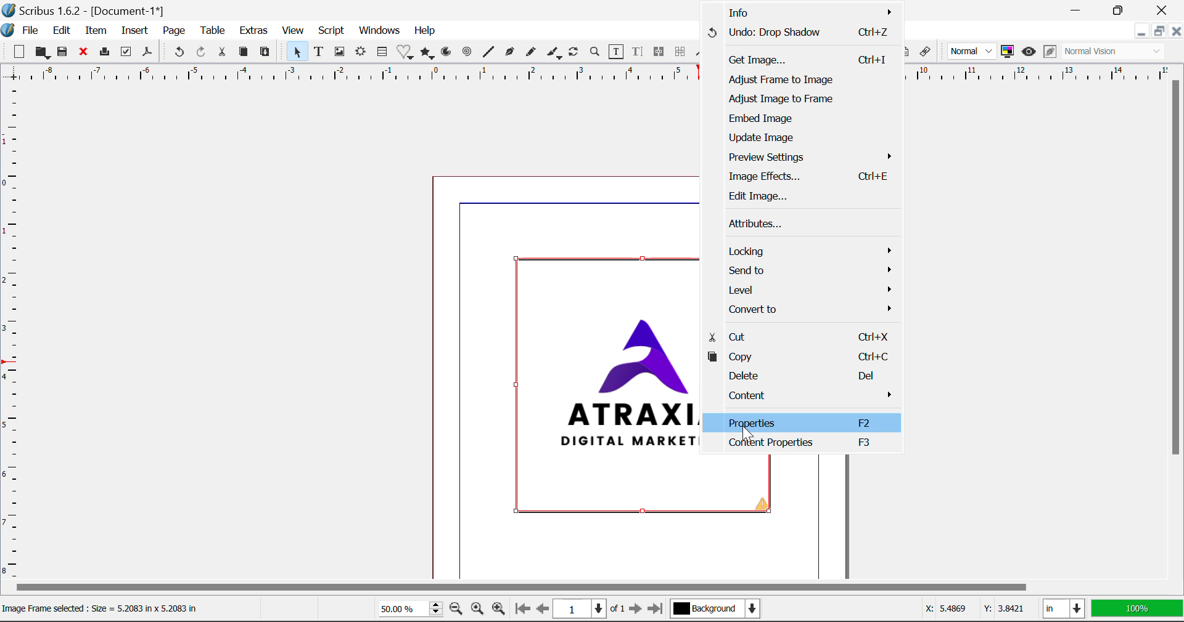  I want to click on Render Frame, so click(362, 54).